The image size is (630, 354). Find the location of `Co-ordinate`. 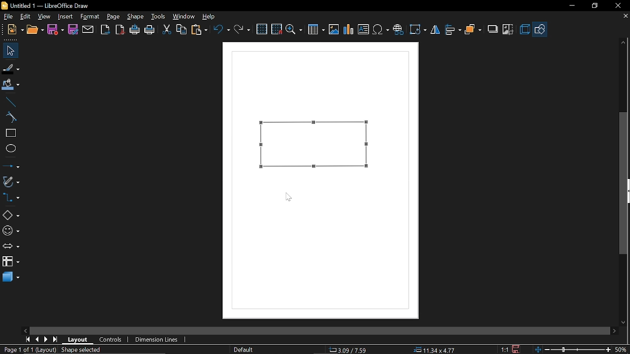

Co-ordinate is located at coordinates (350, 349).